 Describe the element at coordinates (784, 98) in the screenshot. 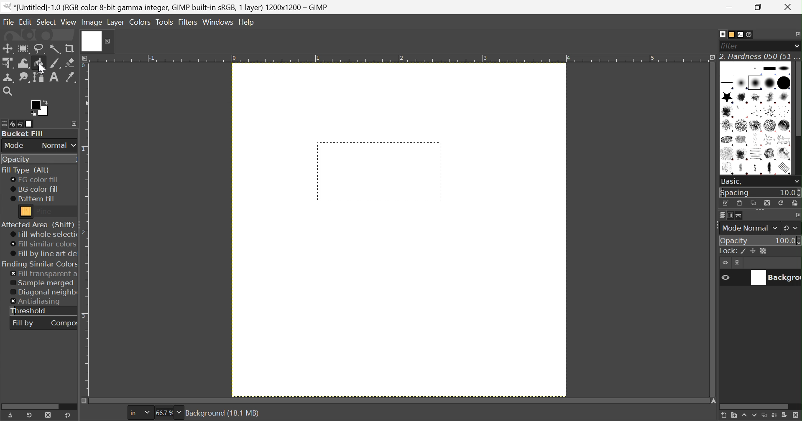

I see `Acrylic 04` at that location.